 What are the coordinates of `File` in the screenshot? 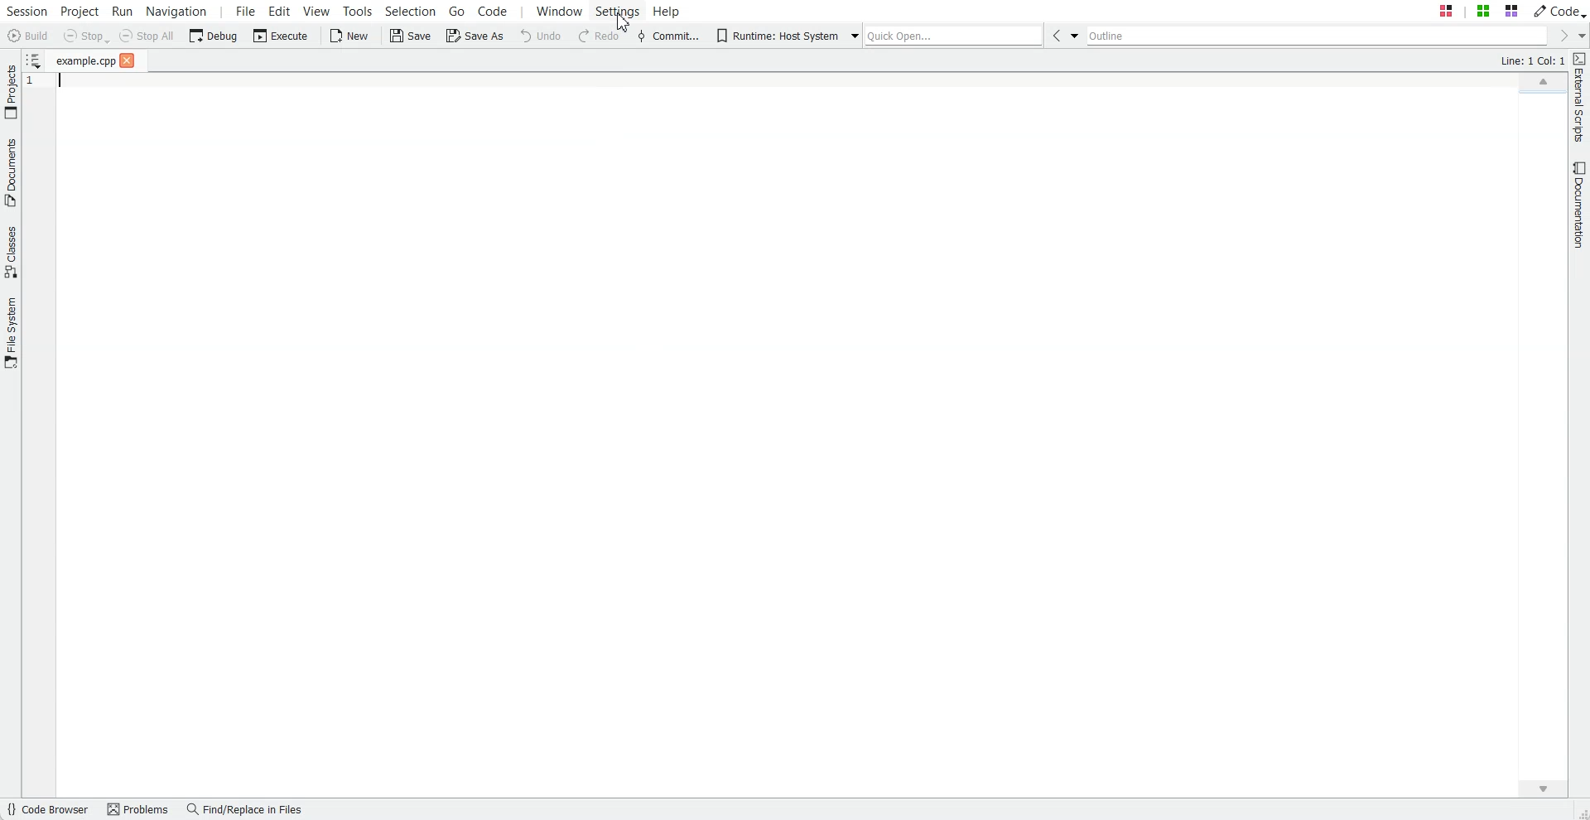 It's located at (86, 61).